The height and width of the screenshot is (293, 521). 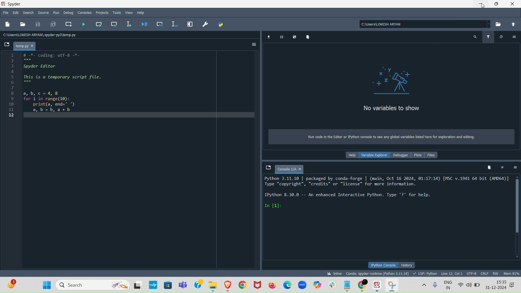 I want to click on View, so click(x=130, y=12).